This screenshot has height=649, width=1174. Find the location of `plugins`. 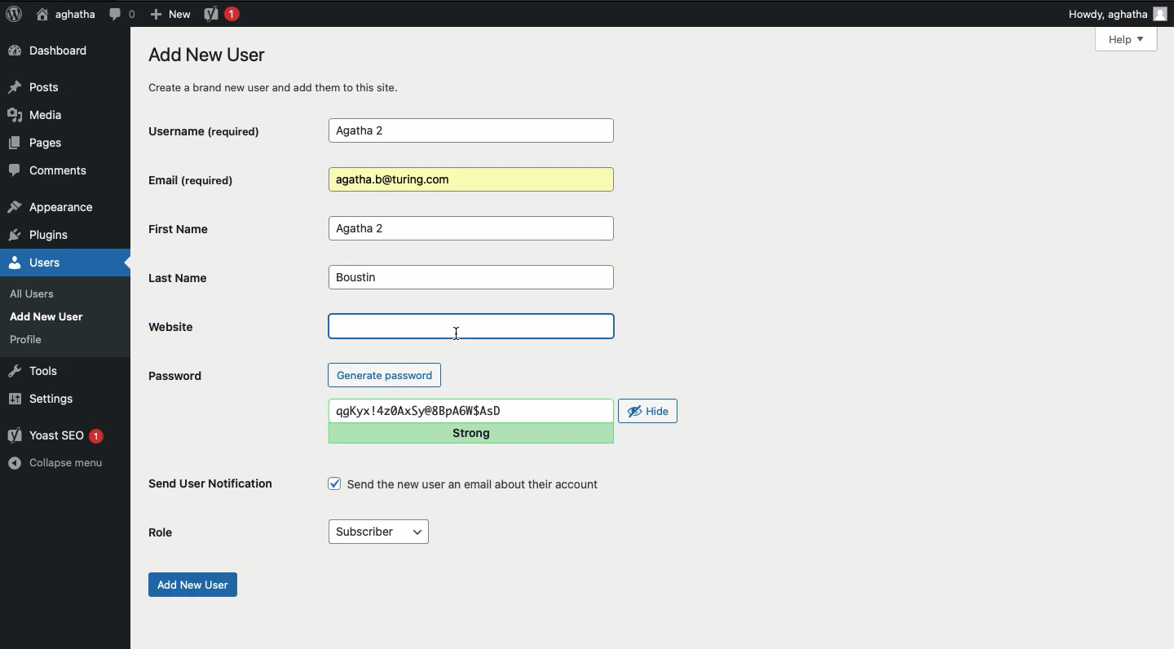

plugins is located at coordinates (47, 236).